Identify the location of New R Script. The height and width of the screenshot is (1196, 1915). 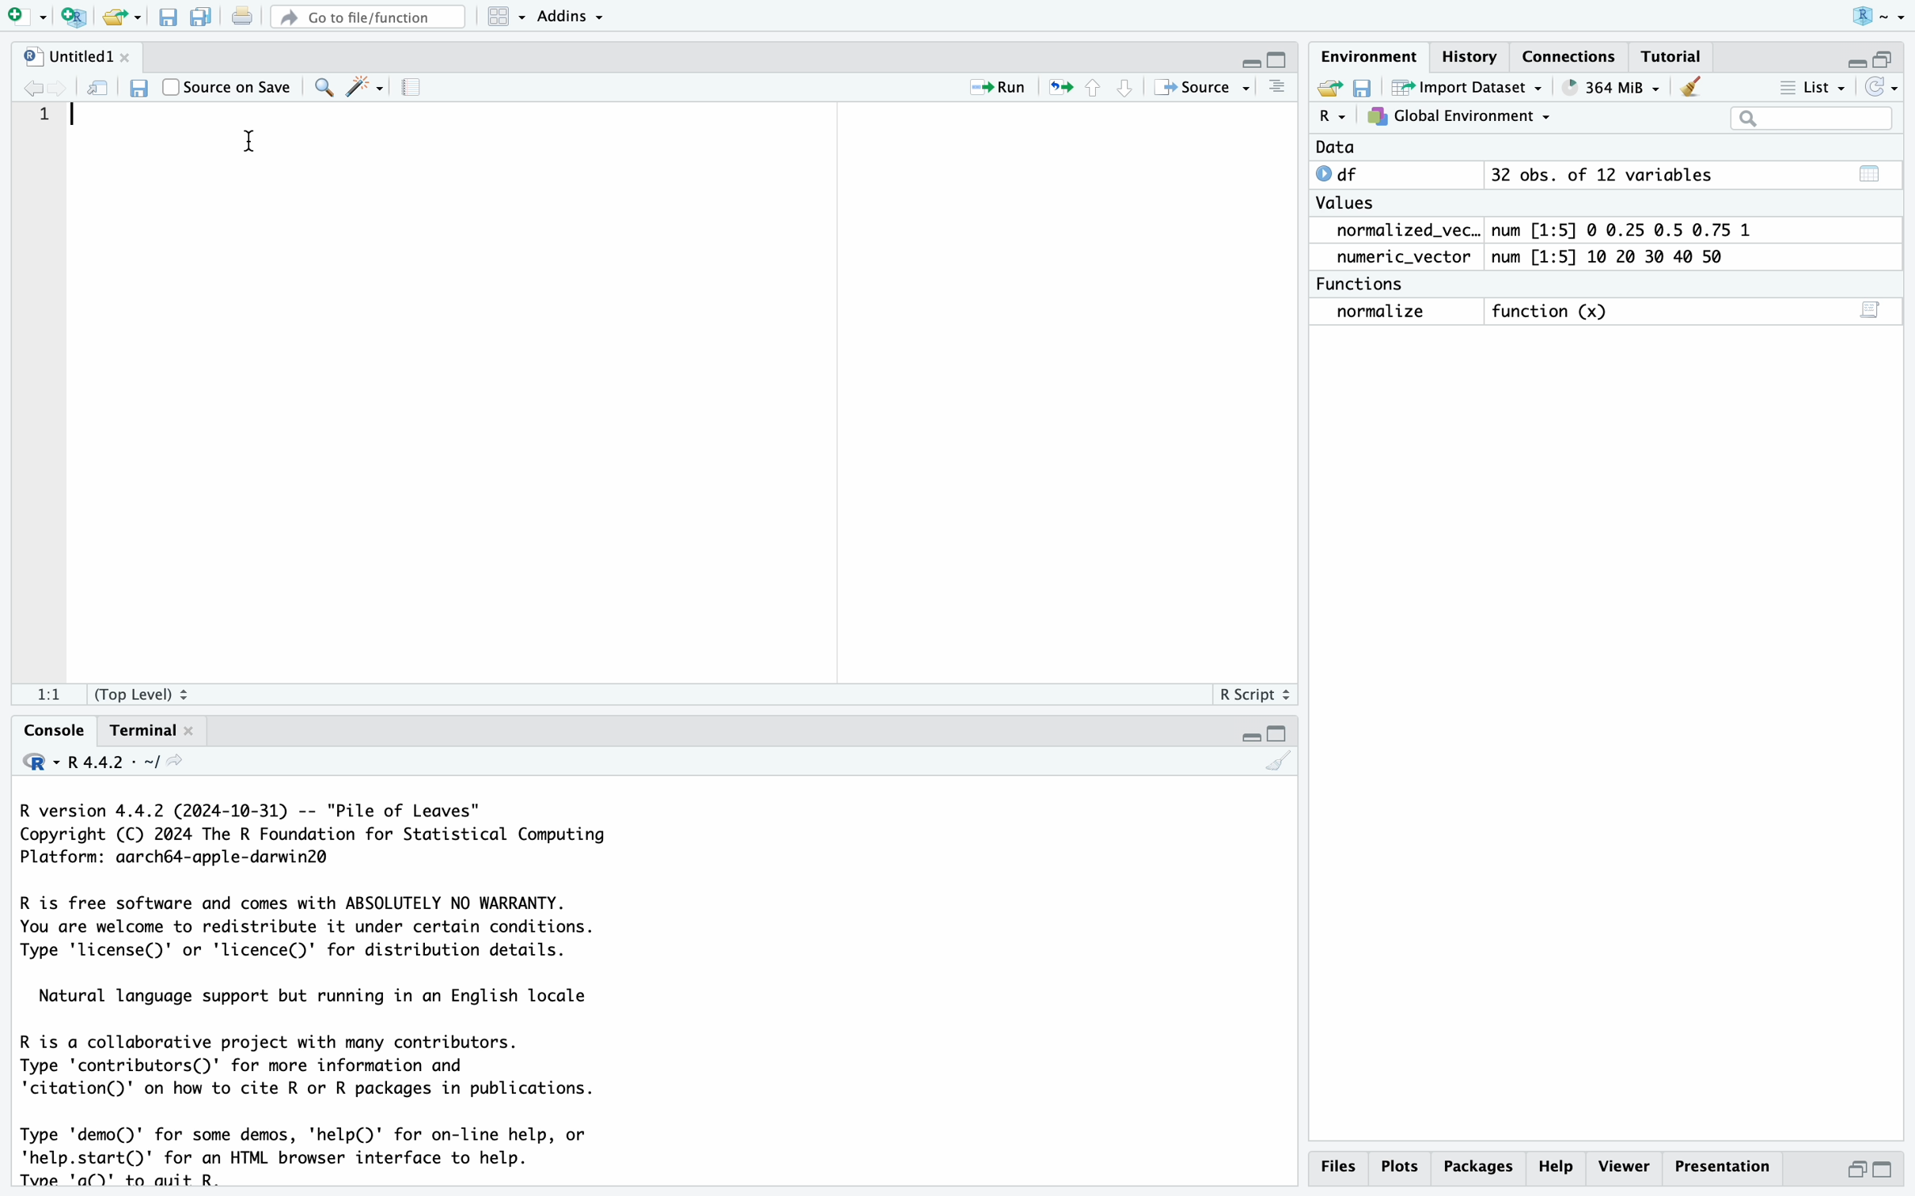
(73, 18).